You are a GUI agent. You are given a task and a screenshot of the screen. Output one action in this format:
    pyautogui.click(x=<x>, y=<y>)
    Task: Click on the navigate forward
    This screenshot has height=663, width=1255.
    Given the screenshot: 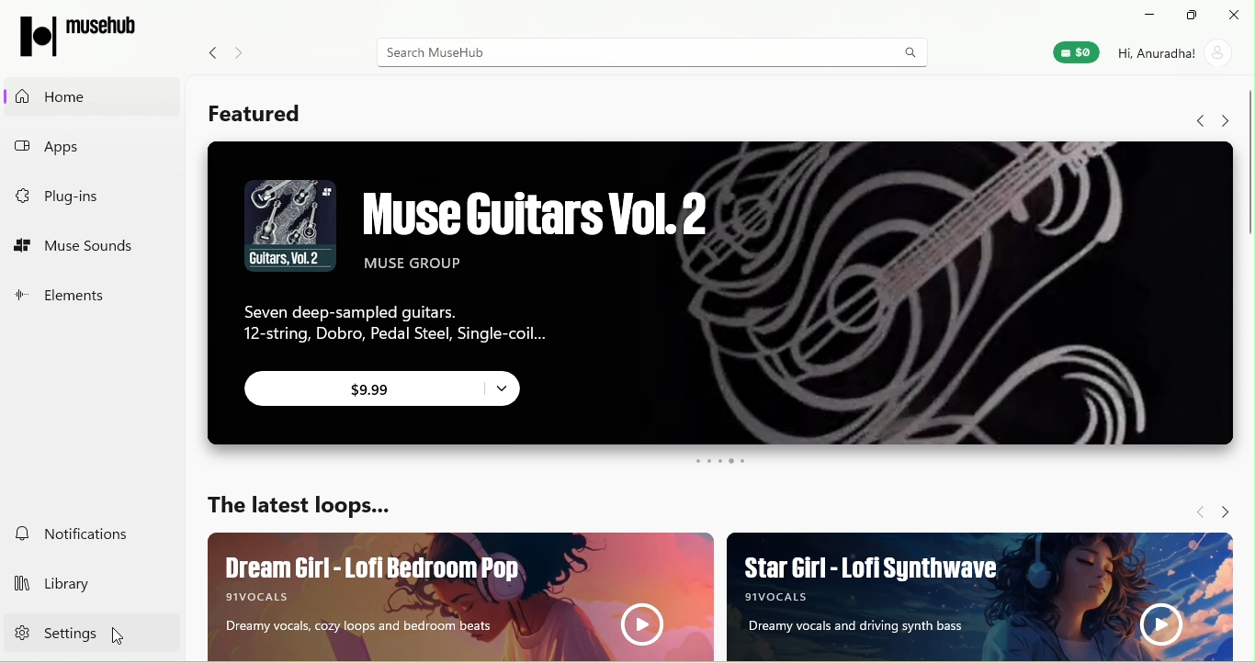 What is the action you would take?
    pyautogui.click(x=1224, y=113)
    